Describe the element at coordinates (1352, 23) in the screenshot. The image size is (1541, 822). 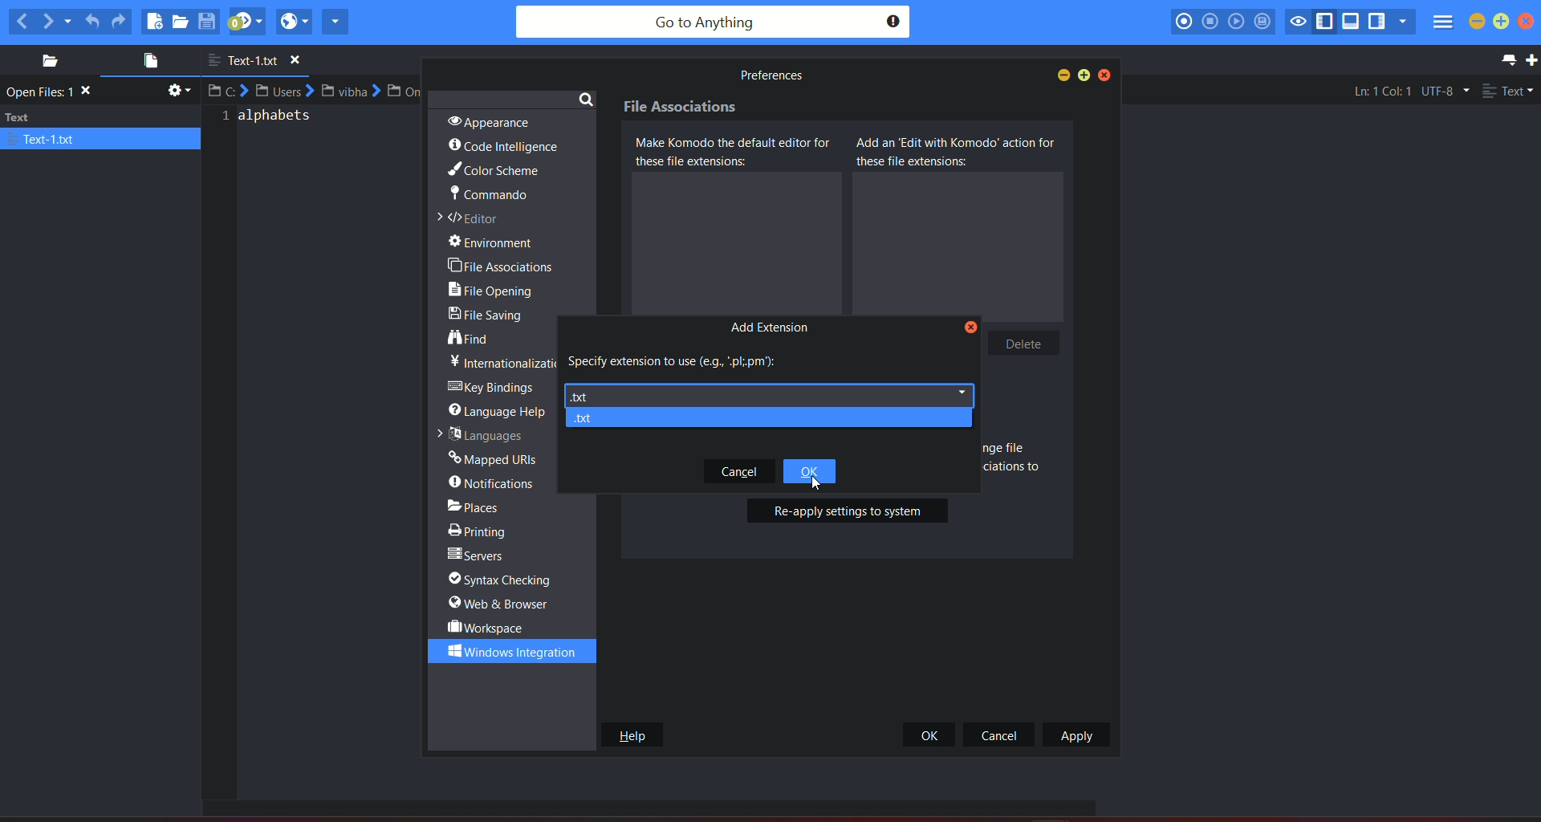
I see `show/hide bottom pane` at that location.